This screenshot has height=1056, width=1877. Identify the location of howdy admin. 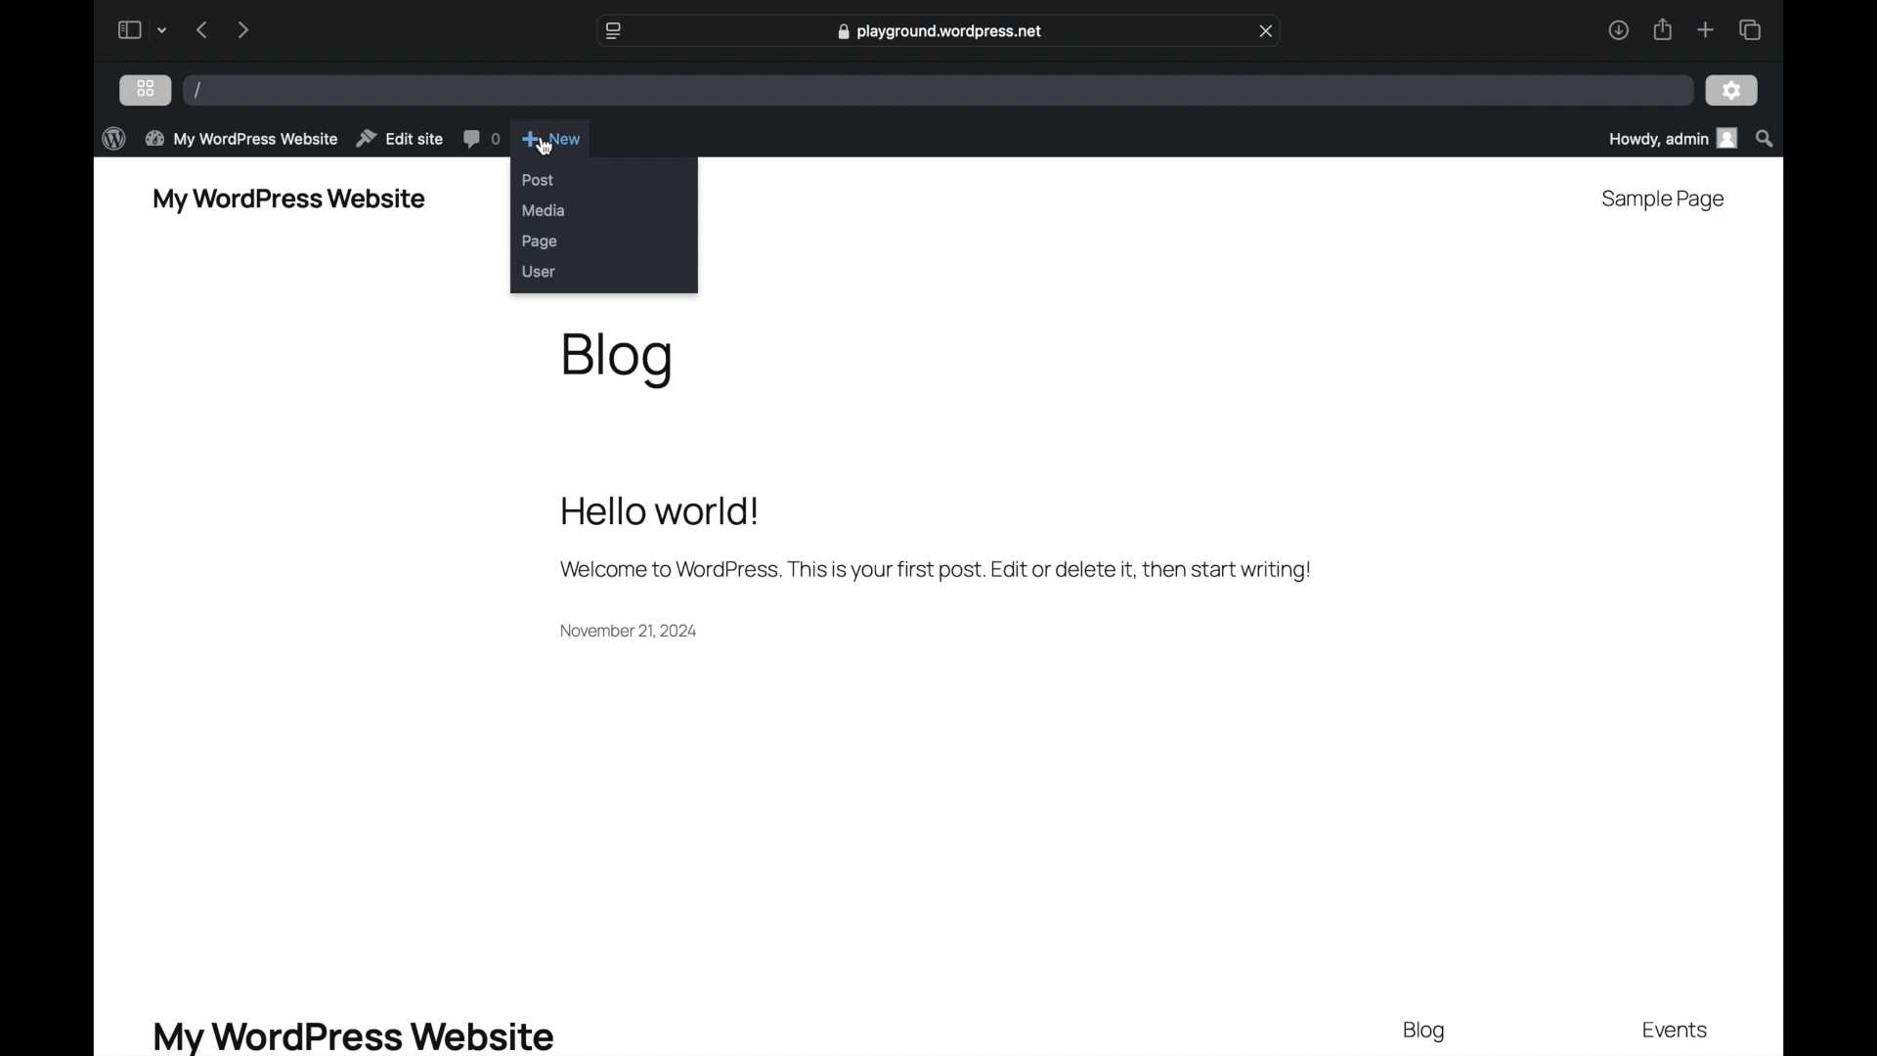
(1673, 139).